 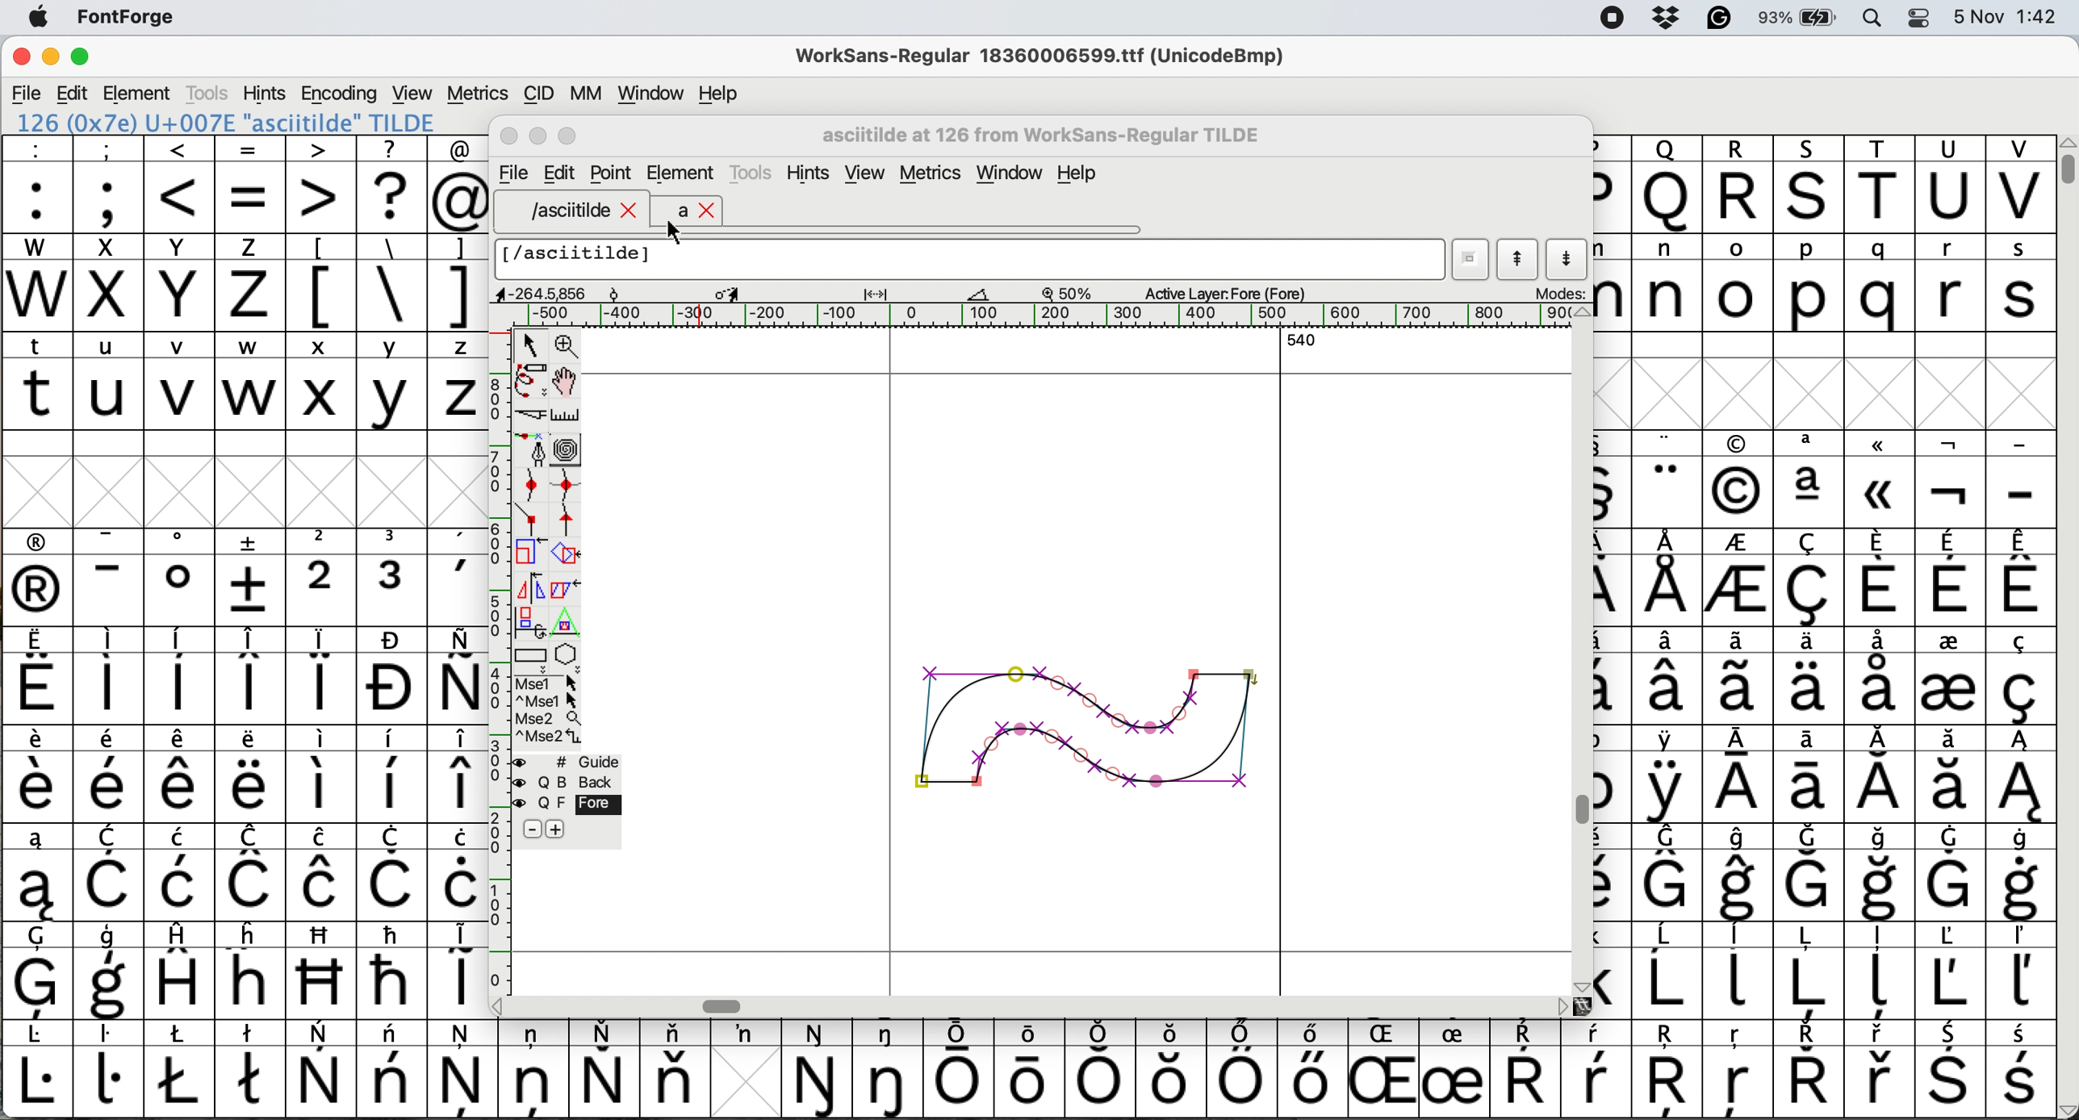 What do you see at coordinates (477, 94) in the screenshot?
I see `metrics` at bounding box center [477, 94].